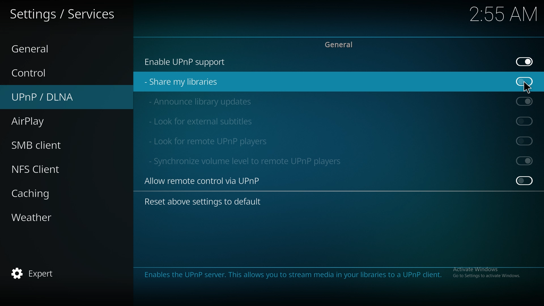  What do you see at coordinates (342, 45) in the screenshot?
I see `general` at bounding box center [342, 45].